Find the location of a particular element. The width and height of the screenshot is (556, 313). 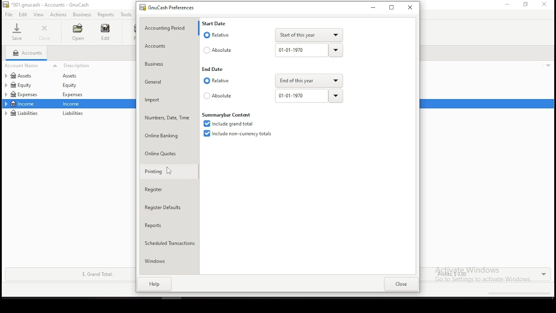

number, date, time is located at coordinates (167, 117).